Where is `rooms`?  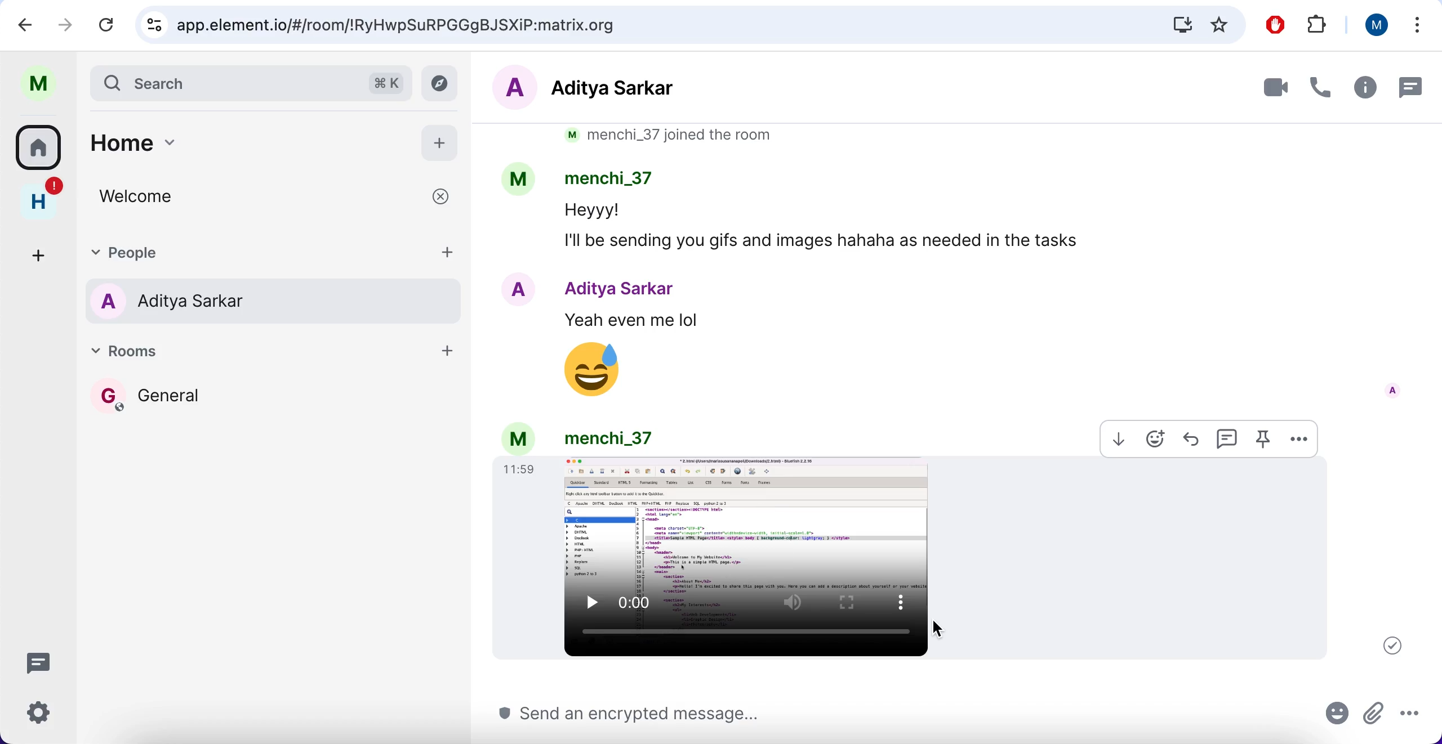
rooms is located at coordinates (242, 356).